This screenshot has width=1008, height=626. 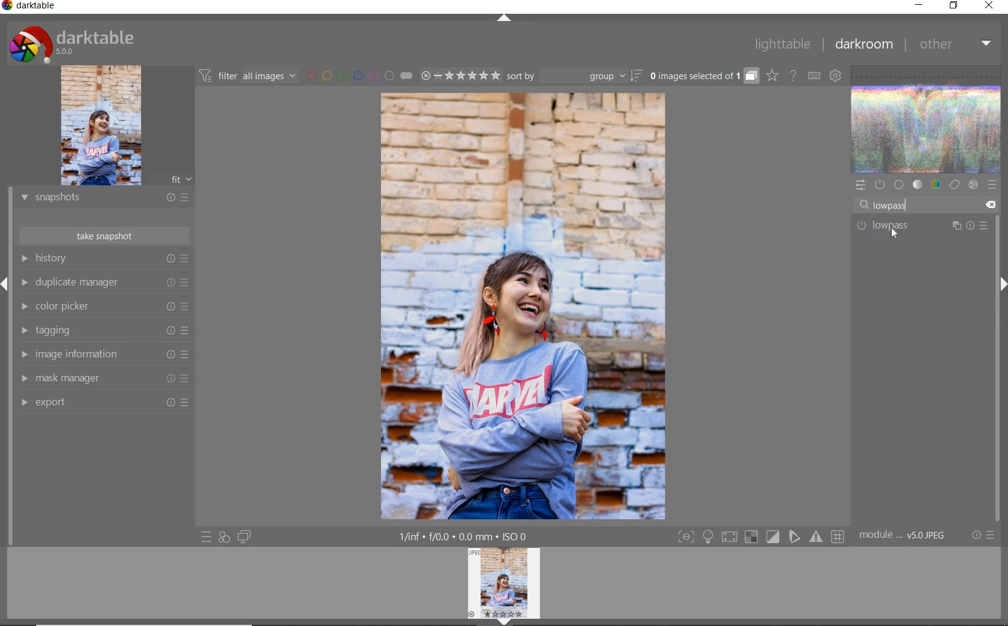 I want to click on lighttable, so click(x=781, y=46).